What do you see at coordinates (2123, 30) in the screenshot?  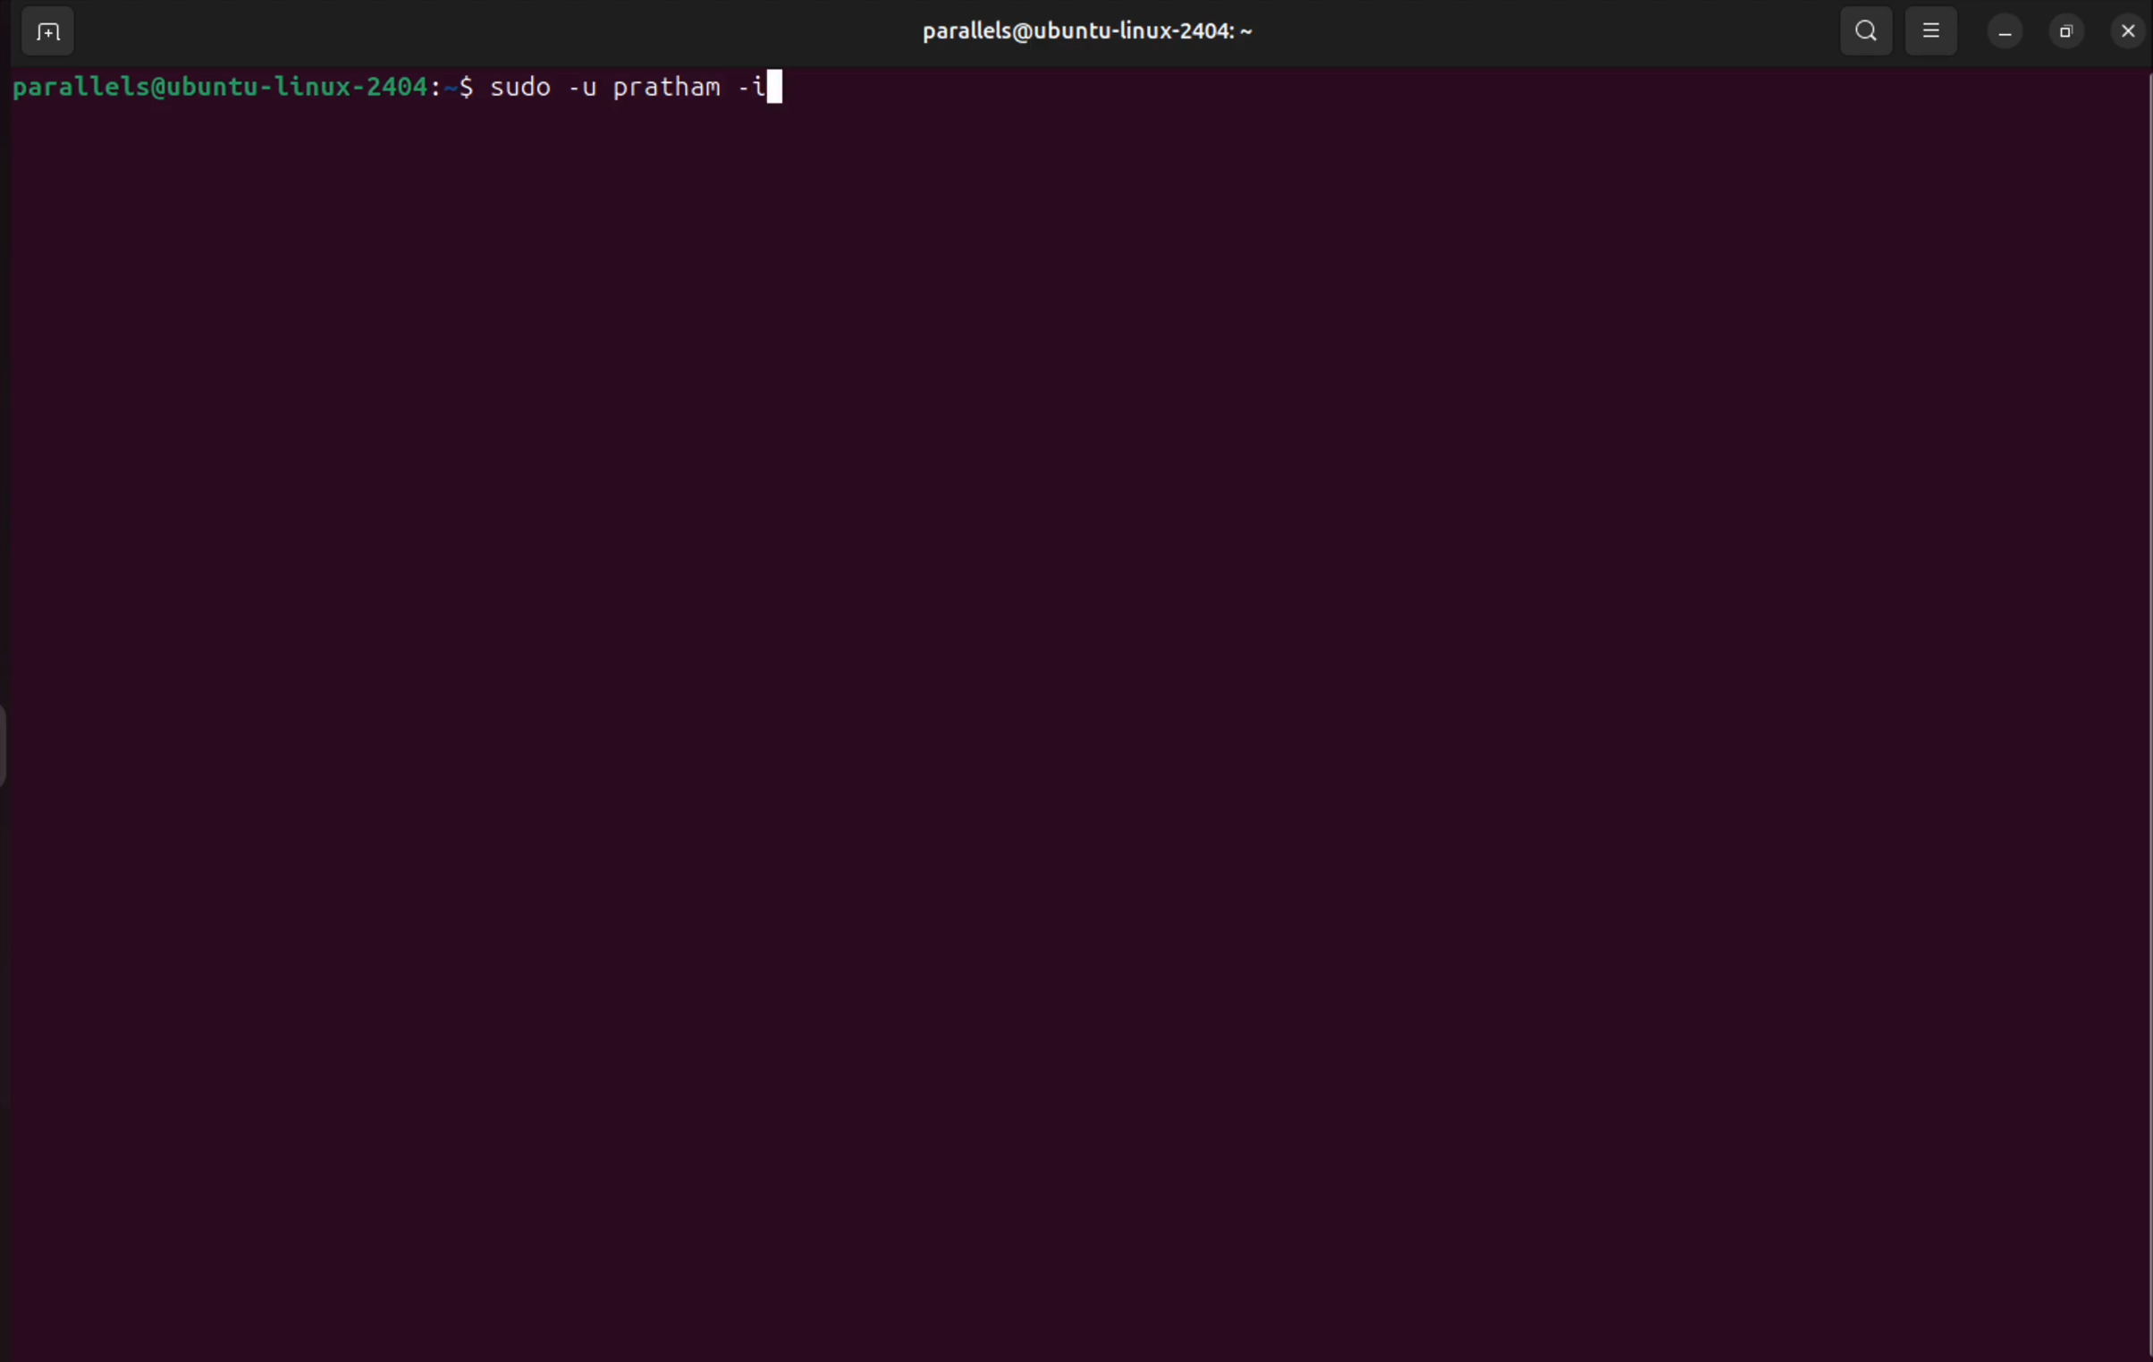 I see `close` at bounding box center [2123, 30].